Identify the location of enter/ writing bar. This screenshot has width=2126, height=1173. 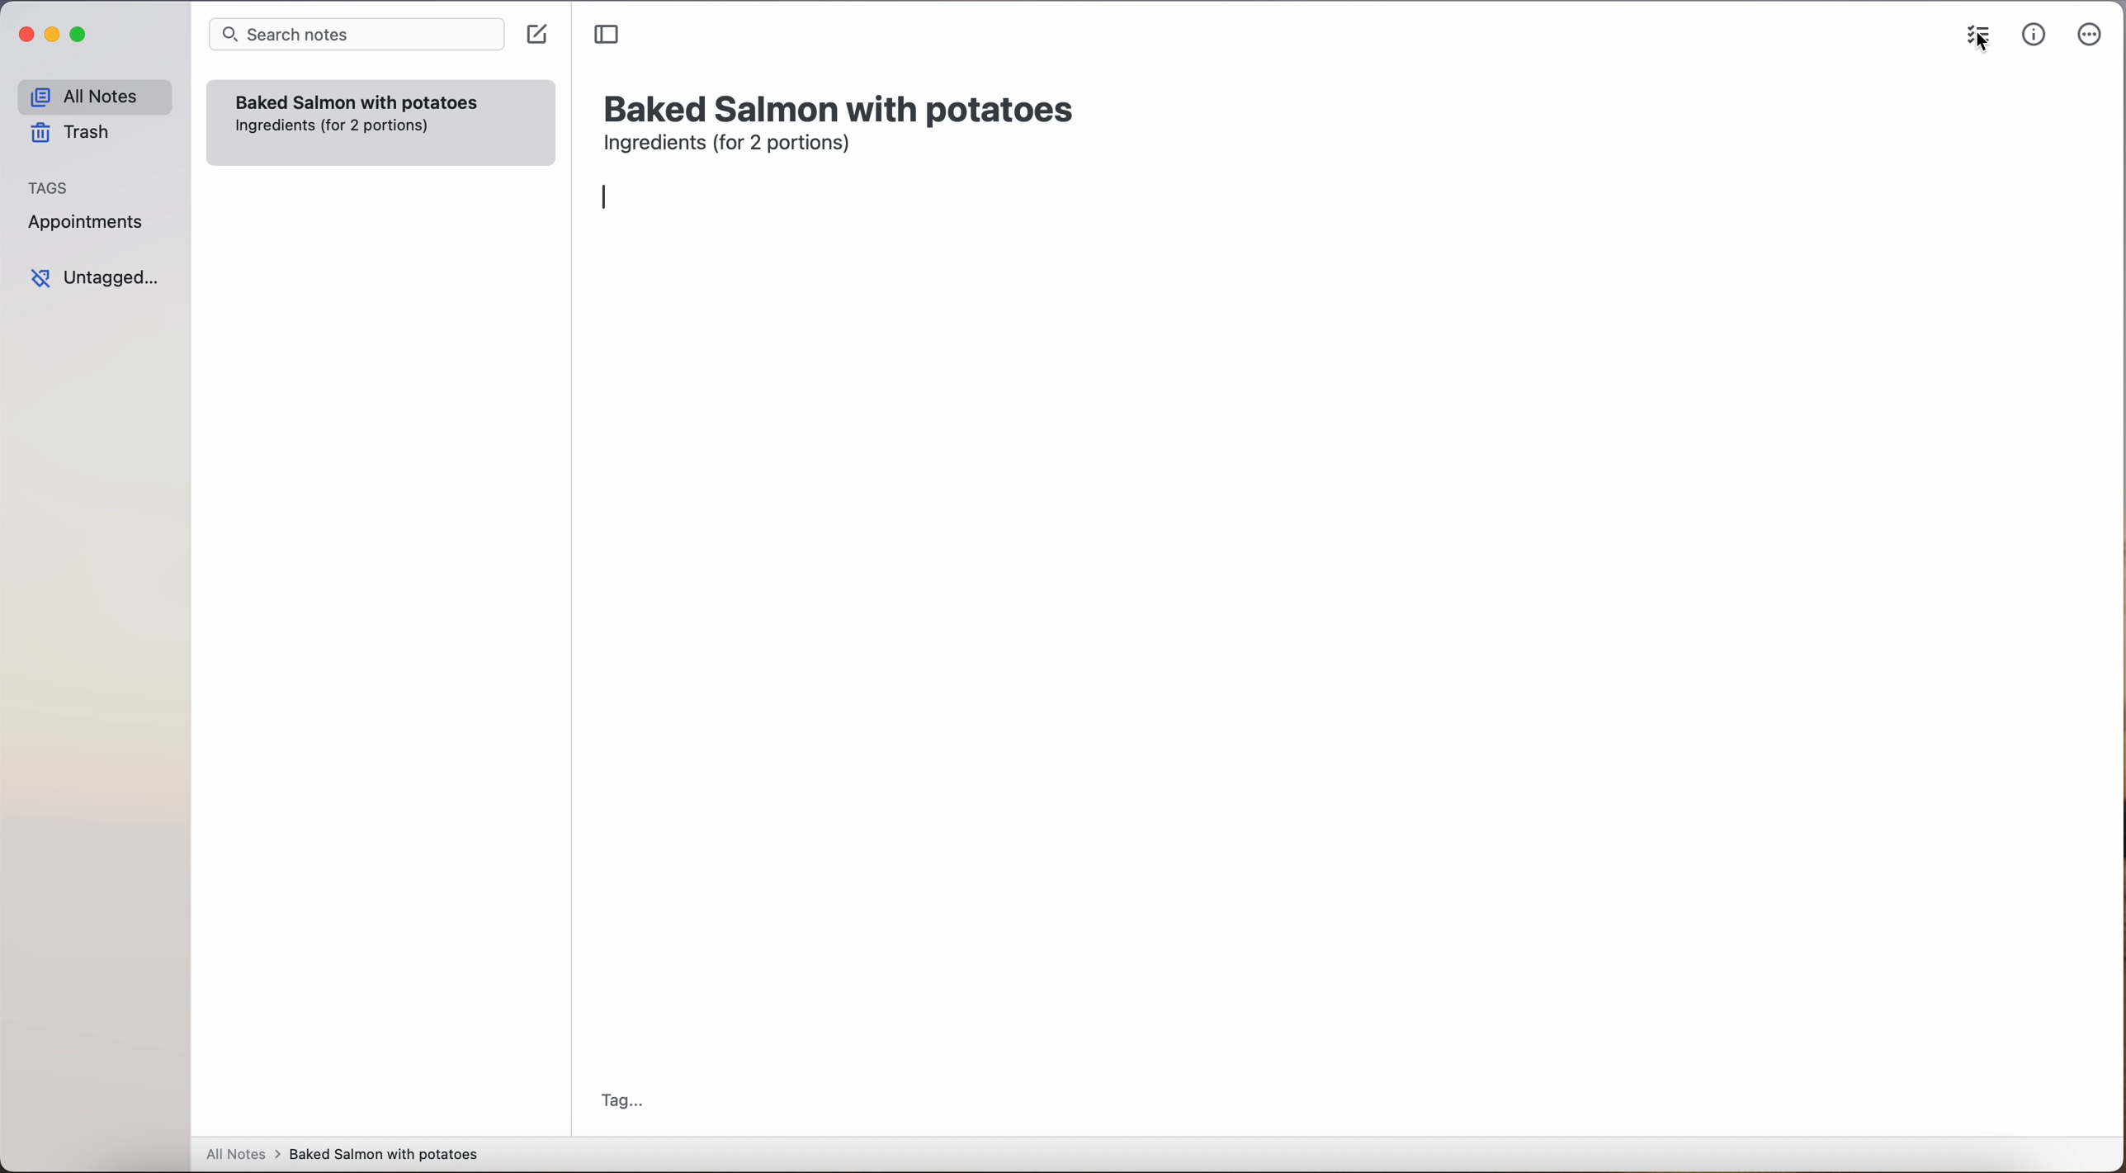
(606, 197).